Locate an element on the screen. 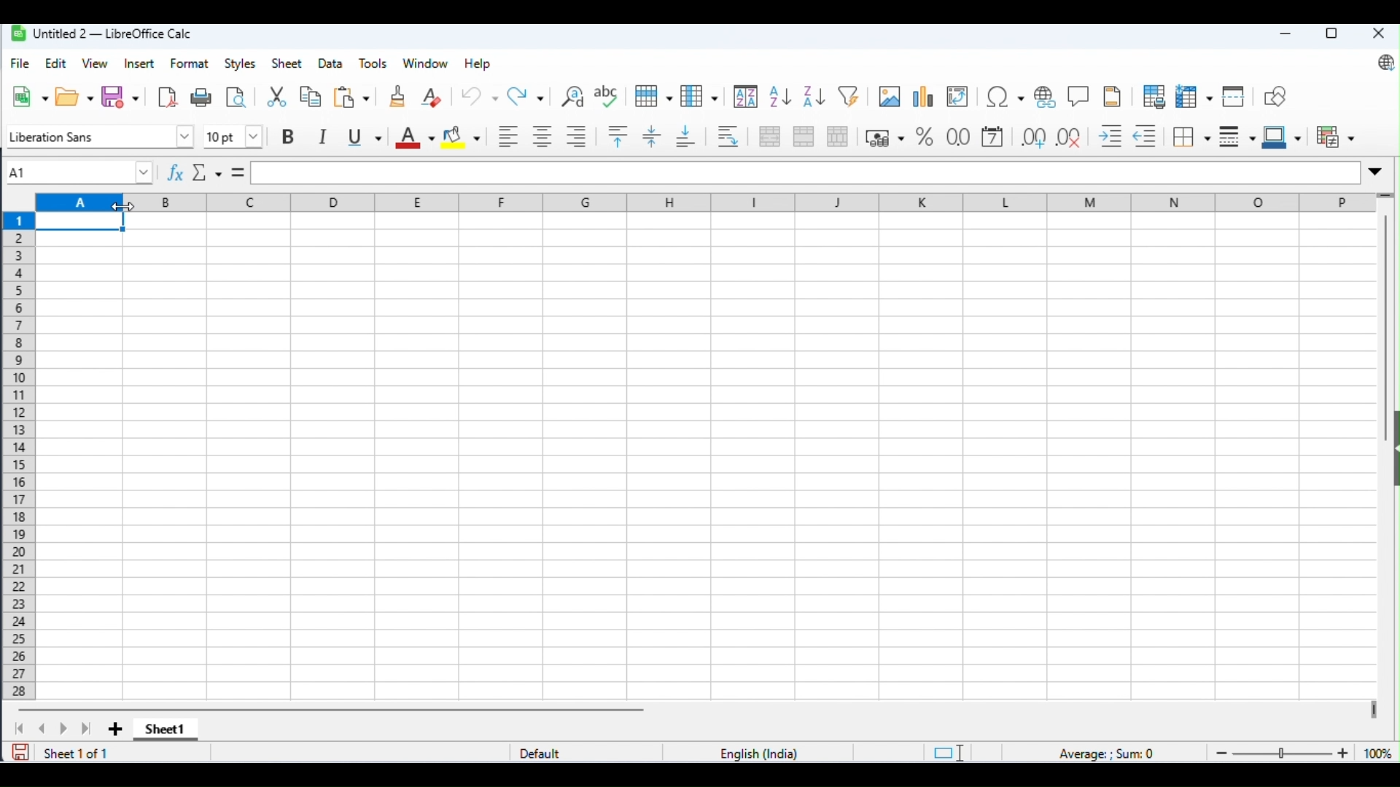 The width and height of the screenshot is (1400, 787). undo is located at coordinates (480, 95).